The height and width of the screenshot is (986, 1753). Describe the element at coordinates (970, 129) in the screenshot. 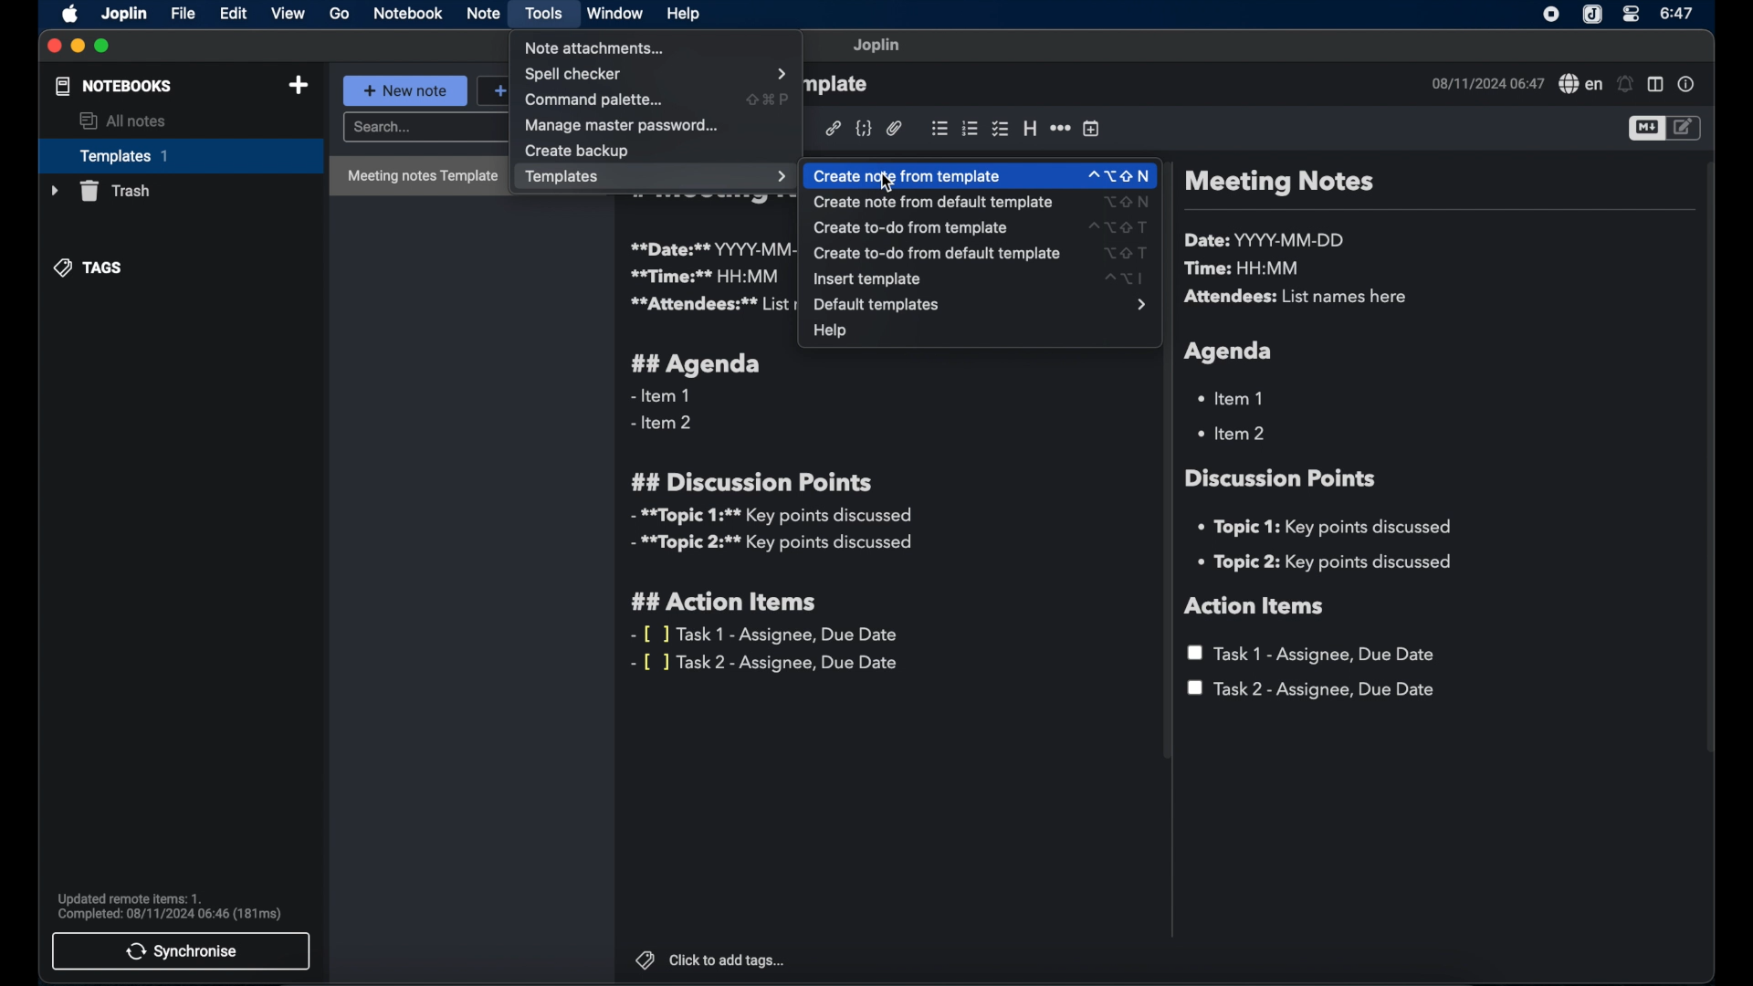

I see `numbered list` at that location.